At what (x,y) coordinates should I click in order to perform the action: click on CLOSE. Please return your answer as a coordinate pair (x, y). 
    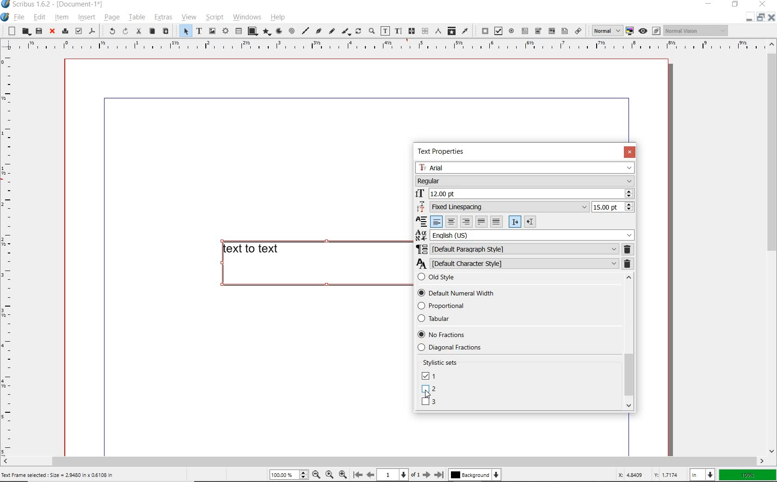
    Looking at the image, I should click on (629, 152).